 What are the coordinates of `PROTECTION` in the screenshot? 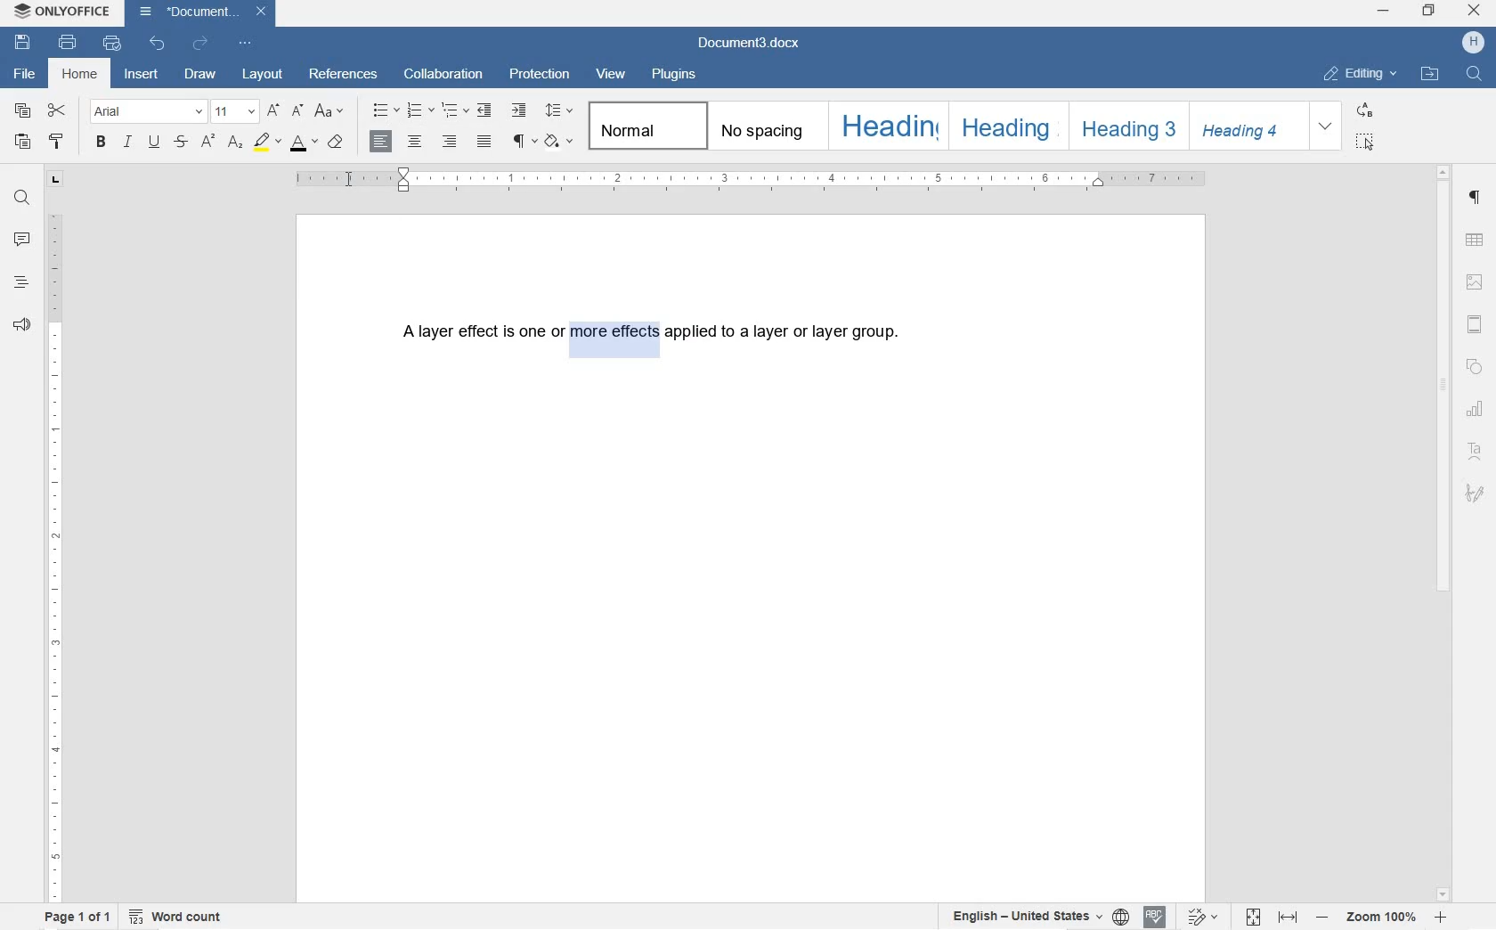 It's located at (540, 75).